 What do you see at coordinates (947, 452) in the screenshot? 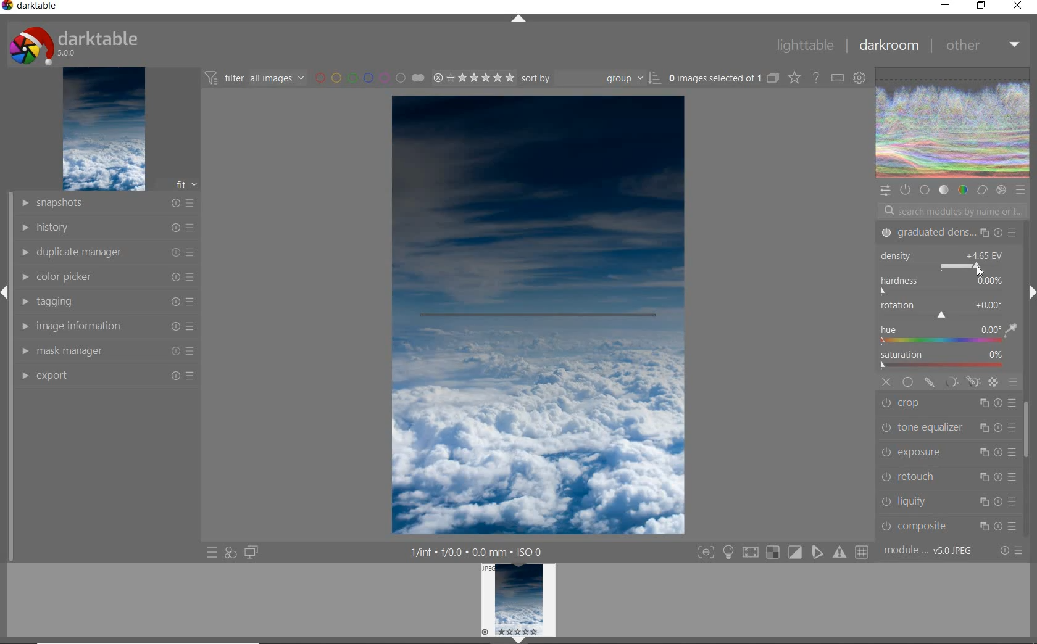
I see `exposure` at bounding box center [947, 452].